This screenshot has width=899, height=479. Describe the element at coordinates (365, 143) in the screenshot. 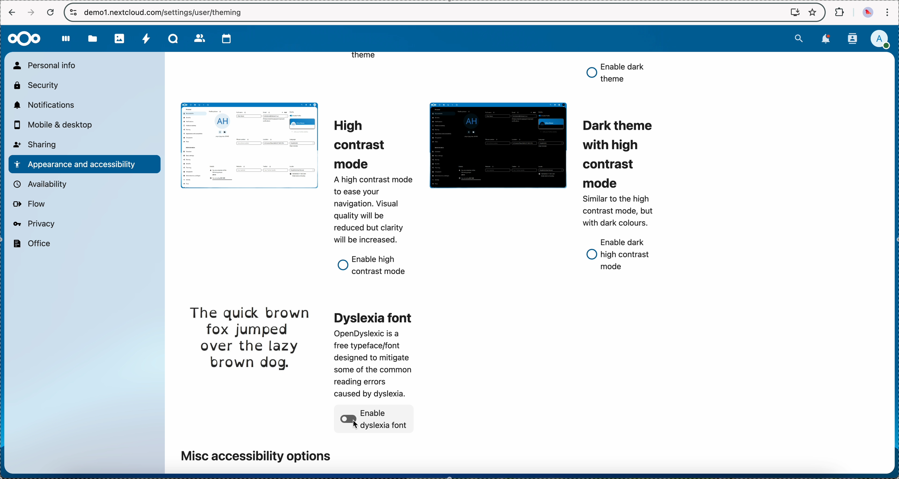

I see `high contrast mode` at that location.